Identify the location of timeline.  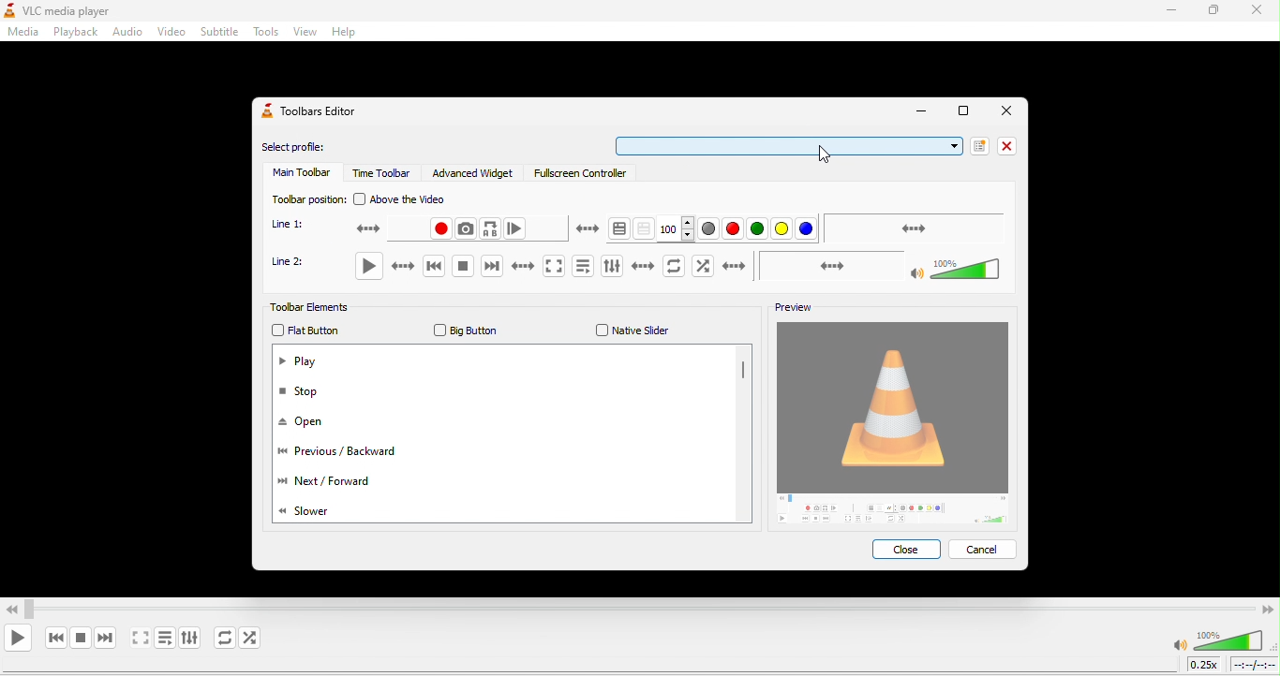
(1255, 667).